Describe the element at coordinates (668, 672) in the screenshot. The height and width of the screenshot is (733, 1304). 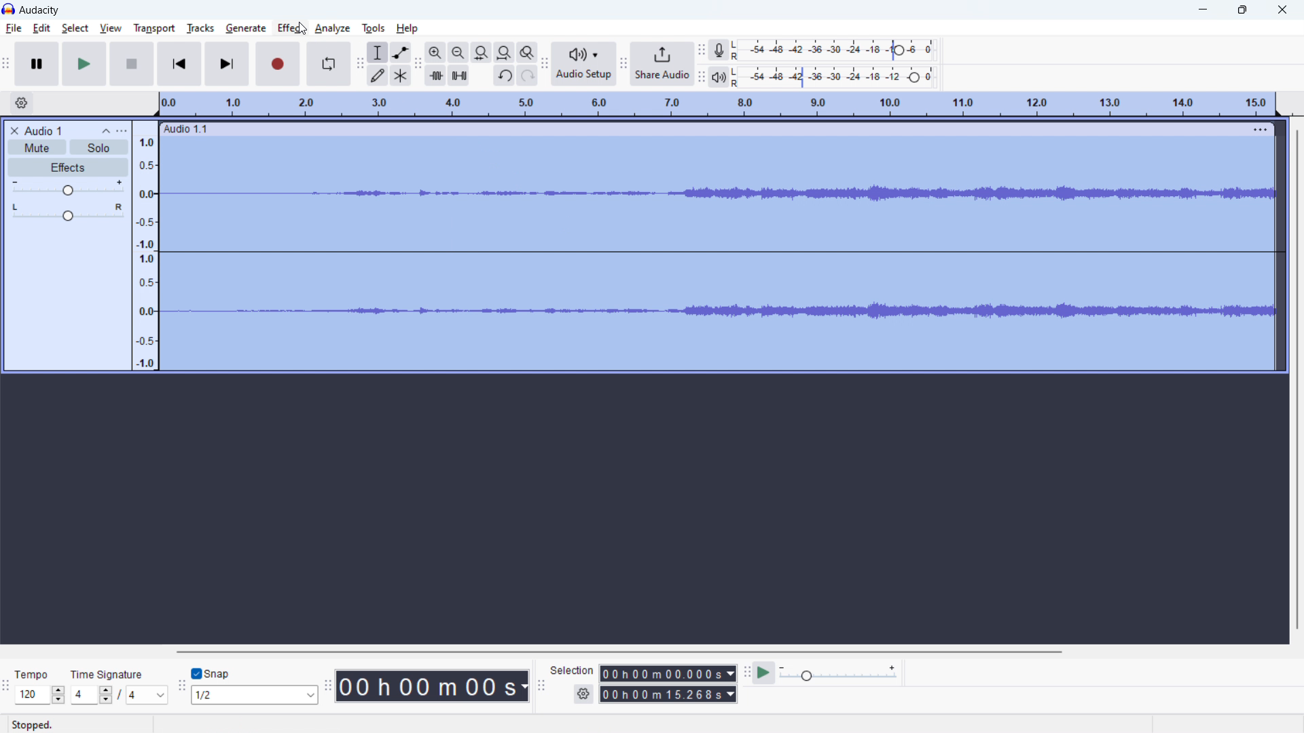
I see `00h00m00.000s (start time)` at that location.